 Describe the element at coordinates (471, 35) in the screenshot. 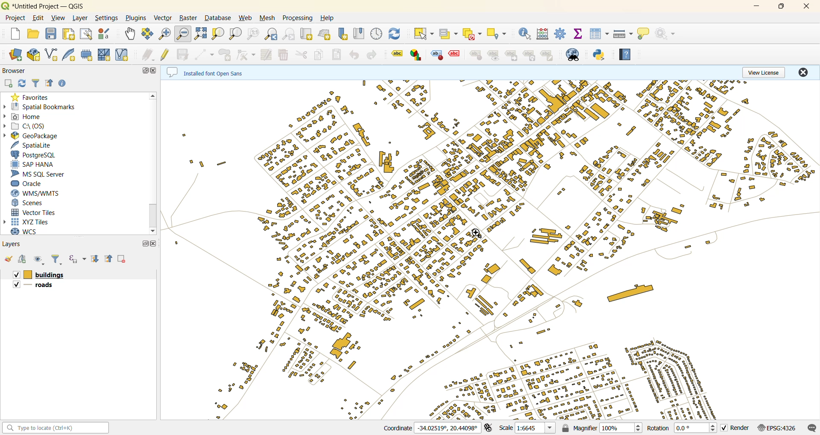

I see `deselect value` at that location.